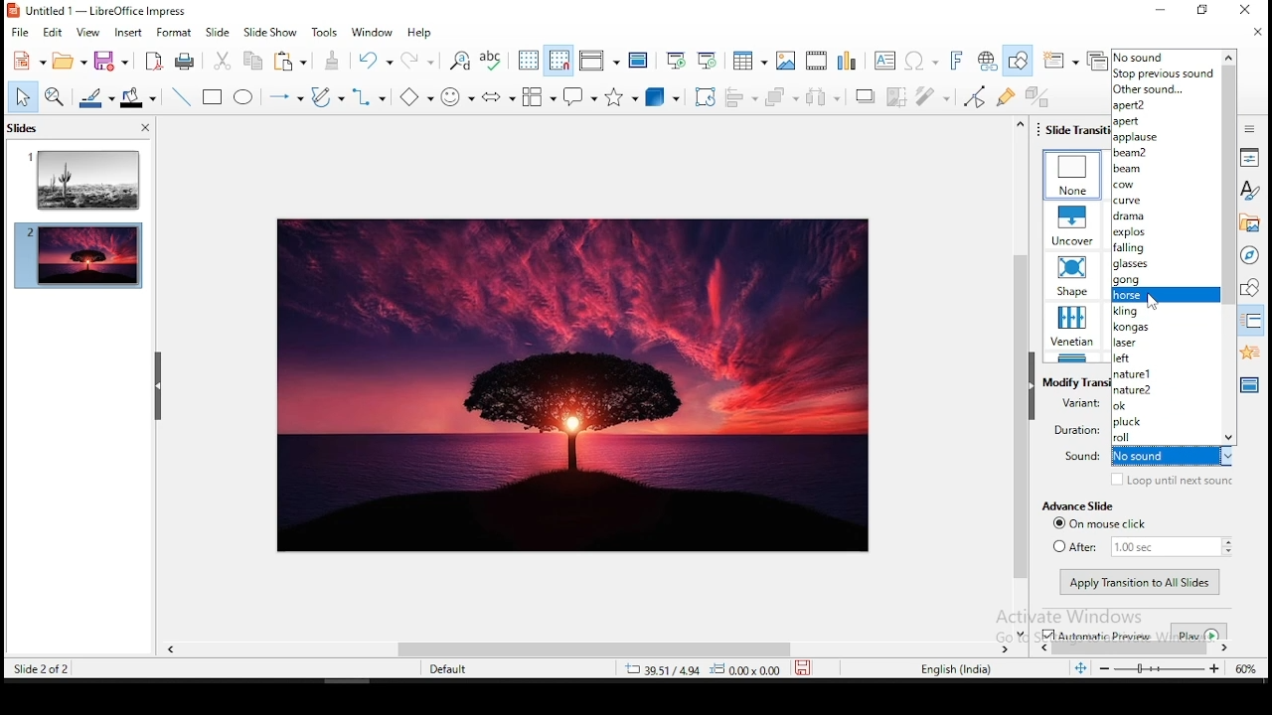 This screenshot has width=1272, height=715. I want to click on special characters, so click(920, 63).